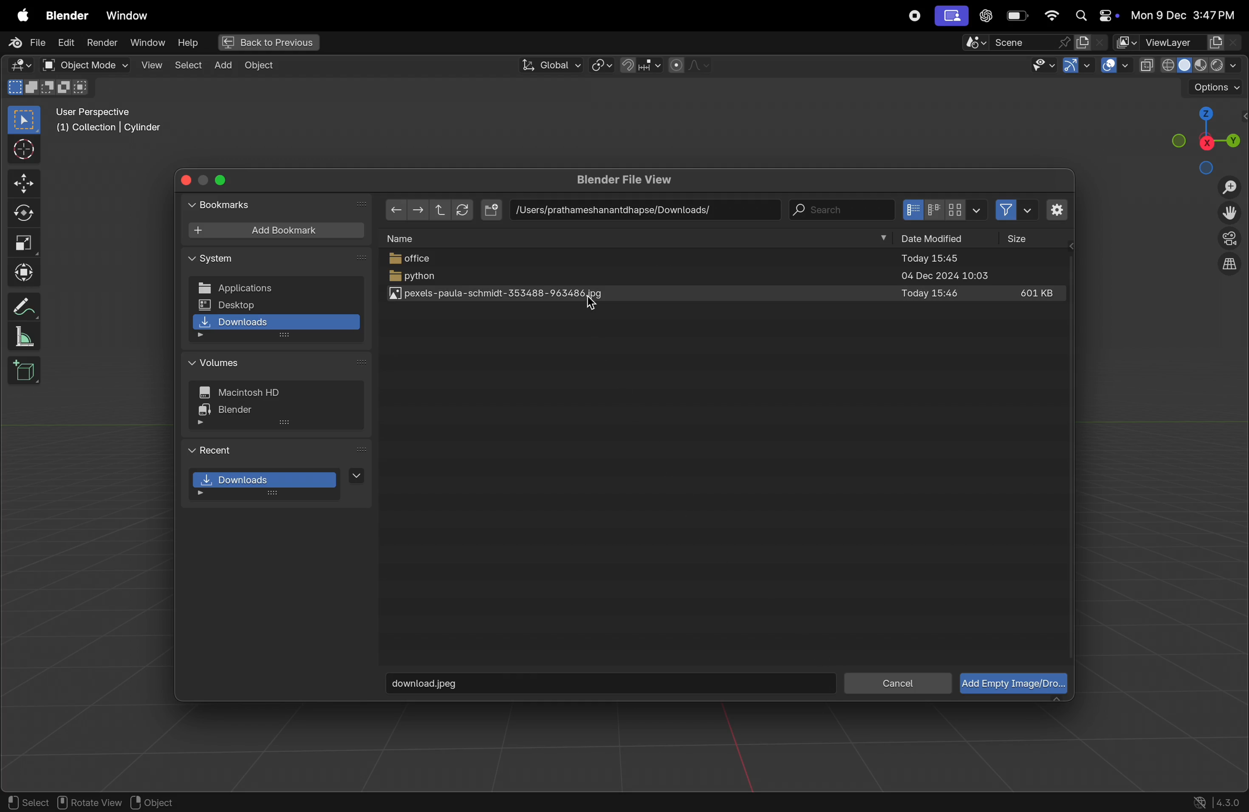  What do you see at coordinates (276, 325) in the screenshot?
I see `downloads` at bounding box center [276, 325].